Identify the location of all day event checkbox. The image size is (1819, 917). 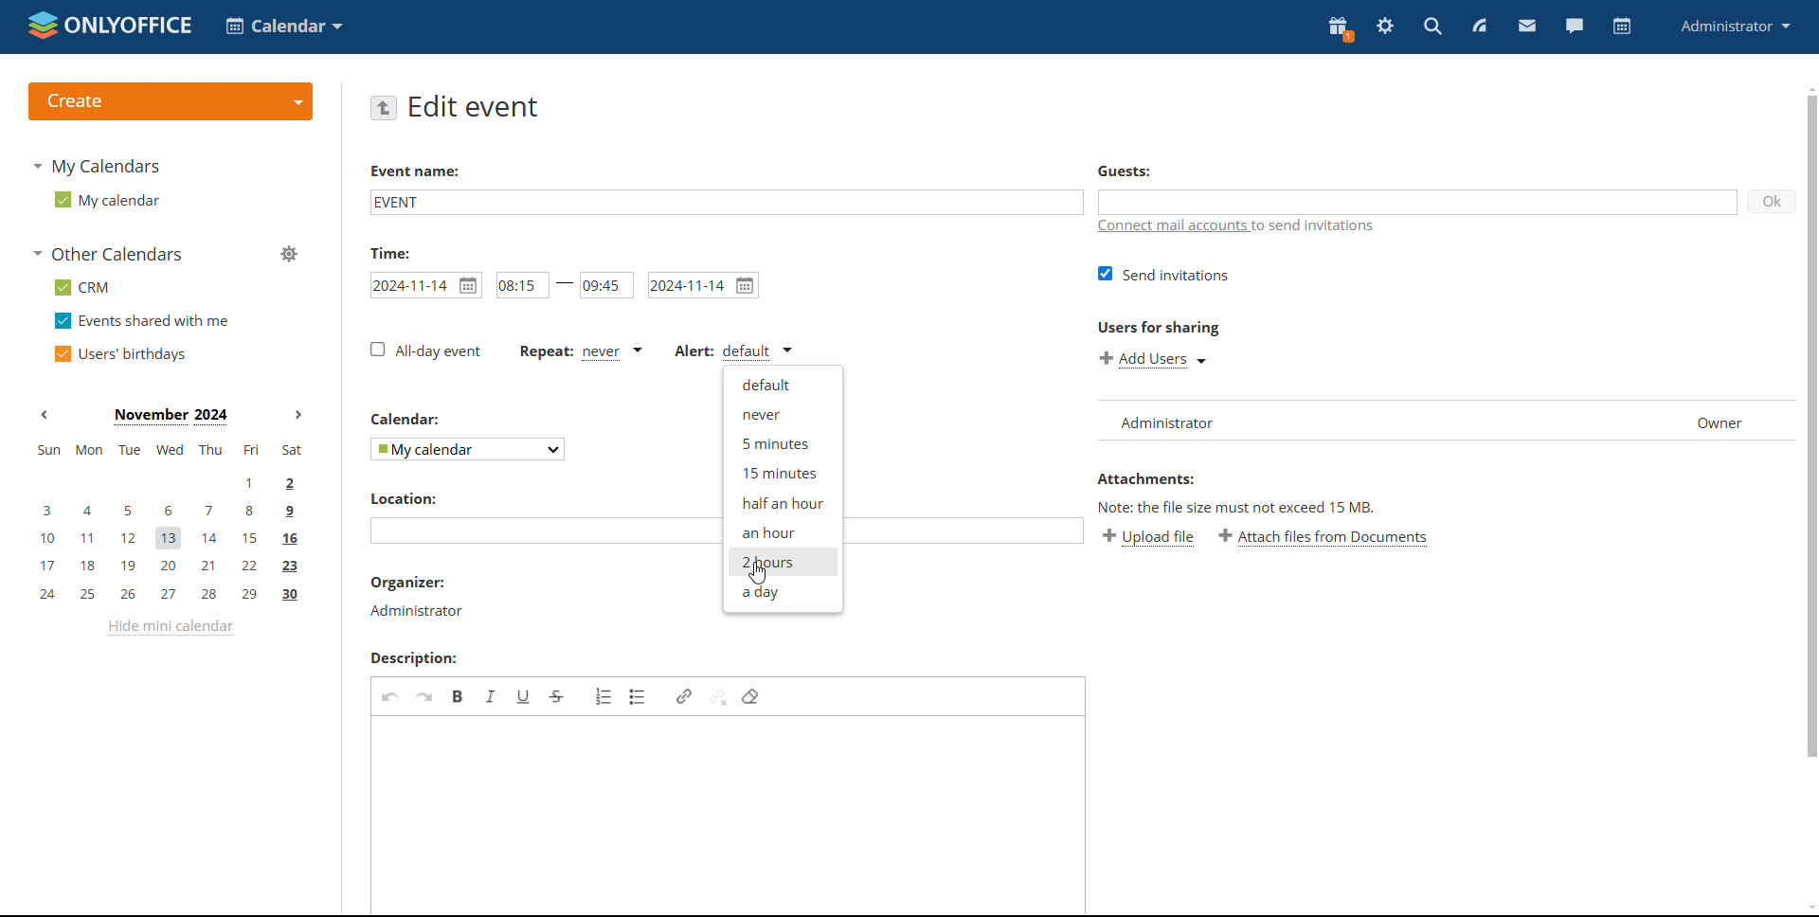
(423, 351).